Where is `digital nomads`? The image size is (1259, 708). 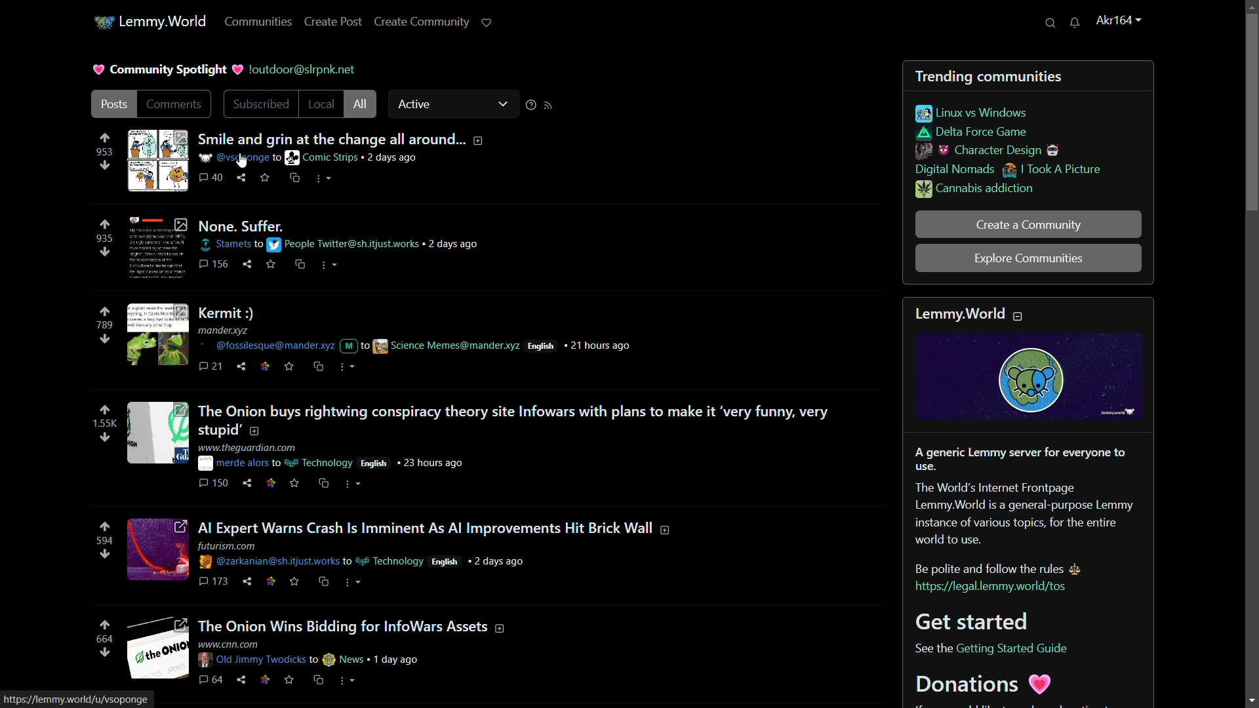 digital nomads is located at coordinates (955, 169).